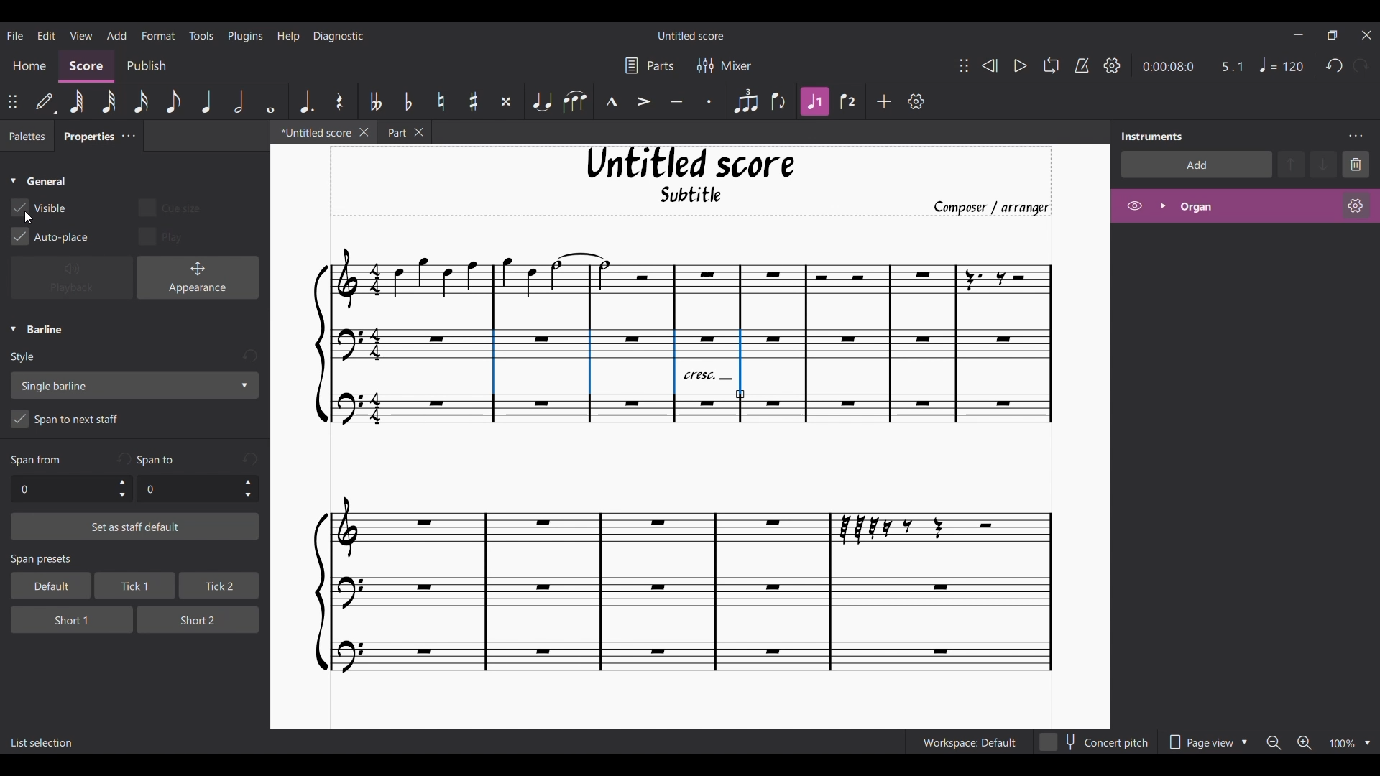 The height and width of the screenshot is (776, 1380). What do you see at coordinates (146, 66) in the screenshot?
I see `Publish section` at bounding box center [146, 66].